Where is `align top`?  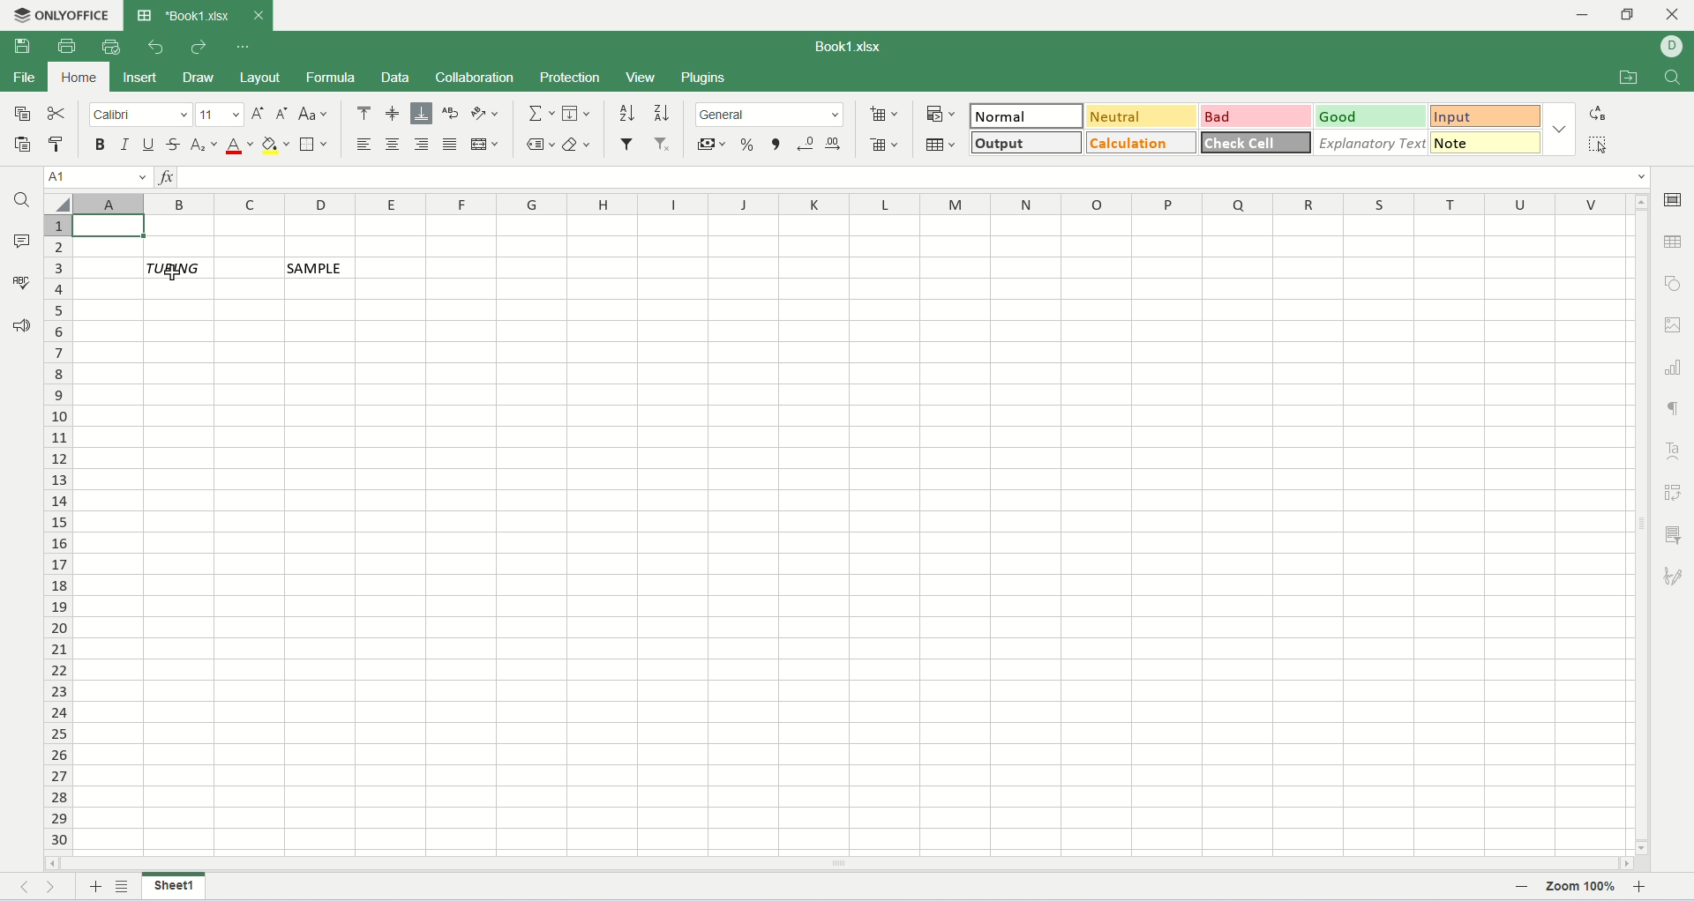
align top is located at coordinates (364, 115).